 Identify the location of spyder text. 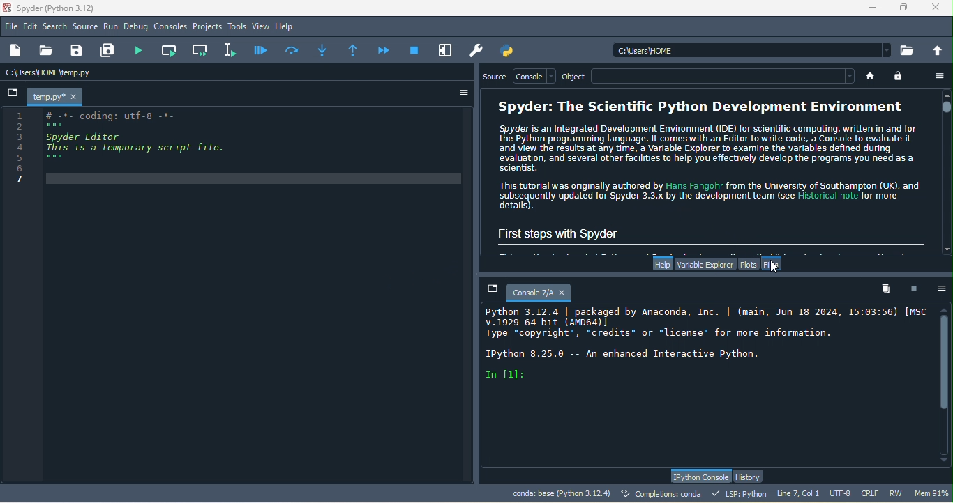
(705, 167).